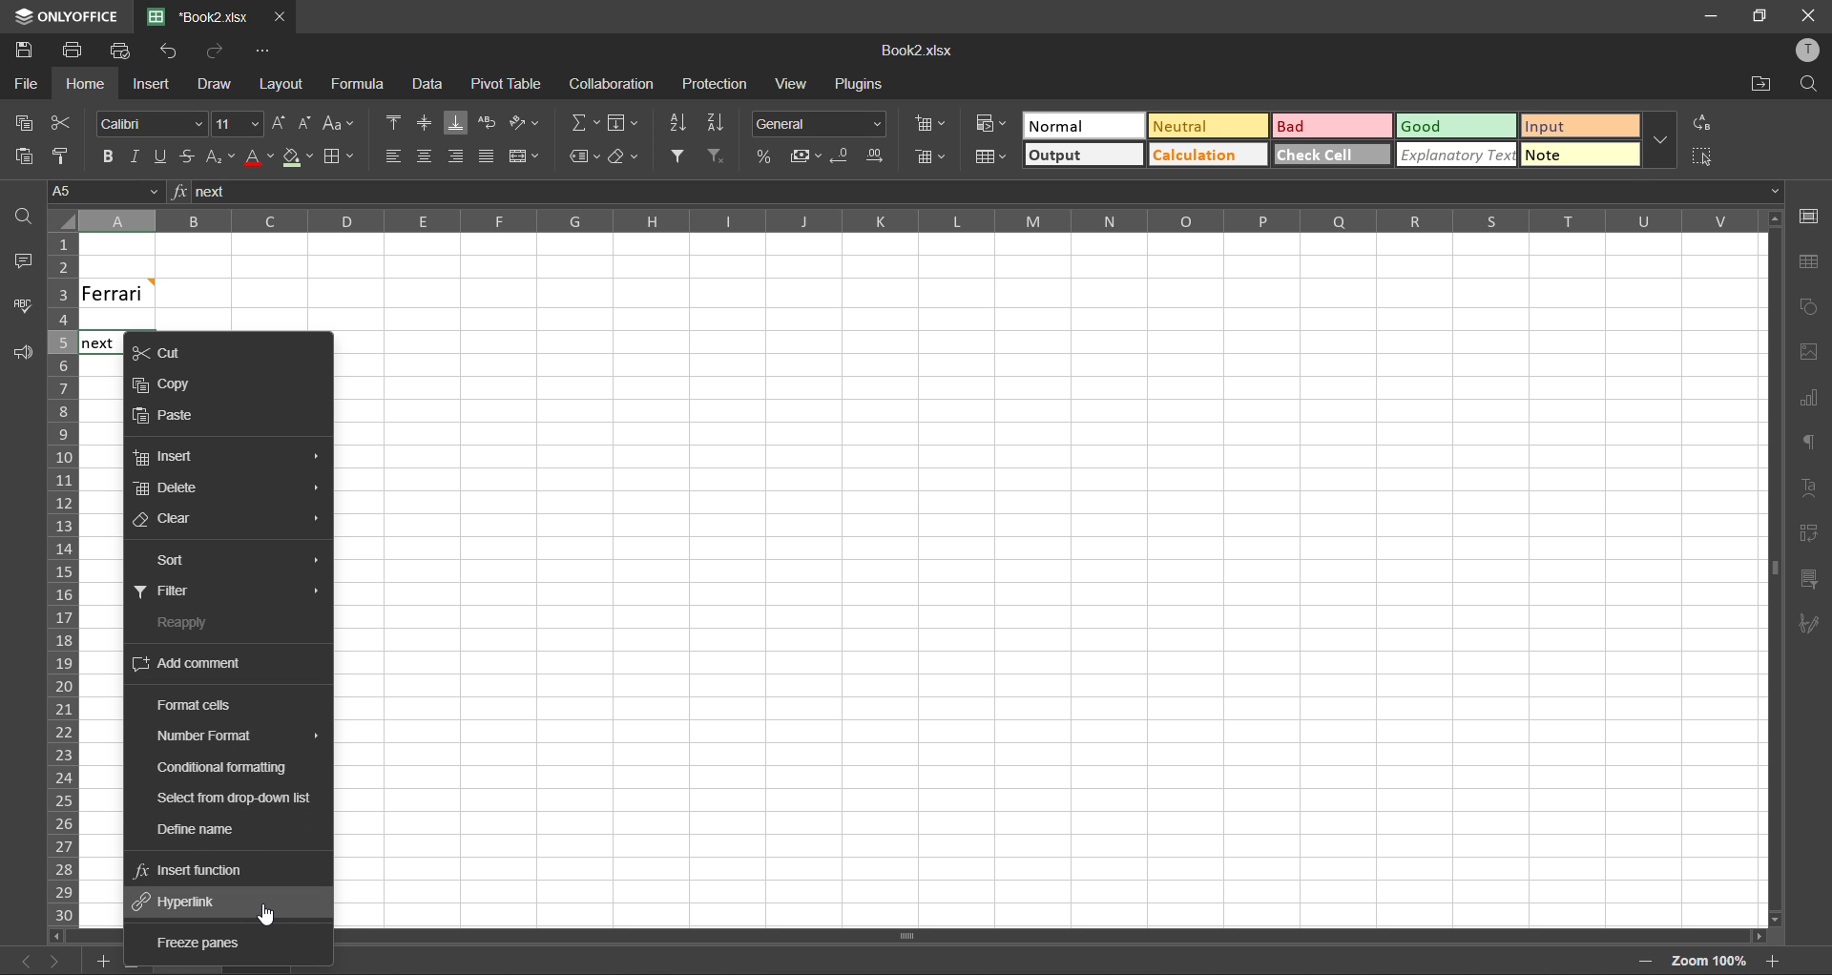 The height and width of the screenshot is (975, 1832). What do you see at coordinates (1809, 355) in the screenshot?
I see `image` at bounding box center [1809, 355].